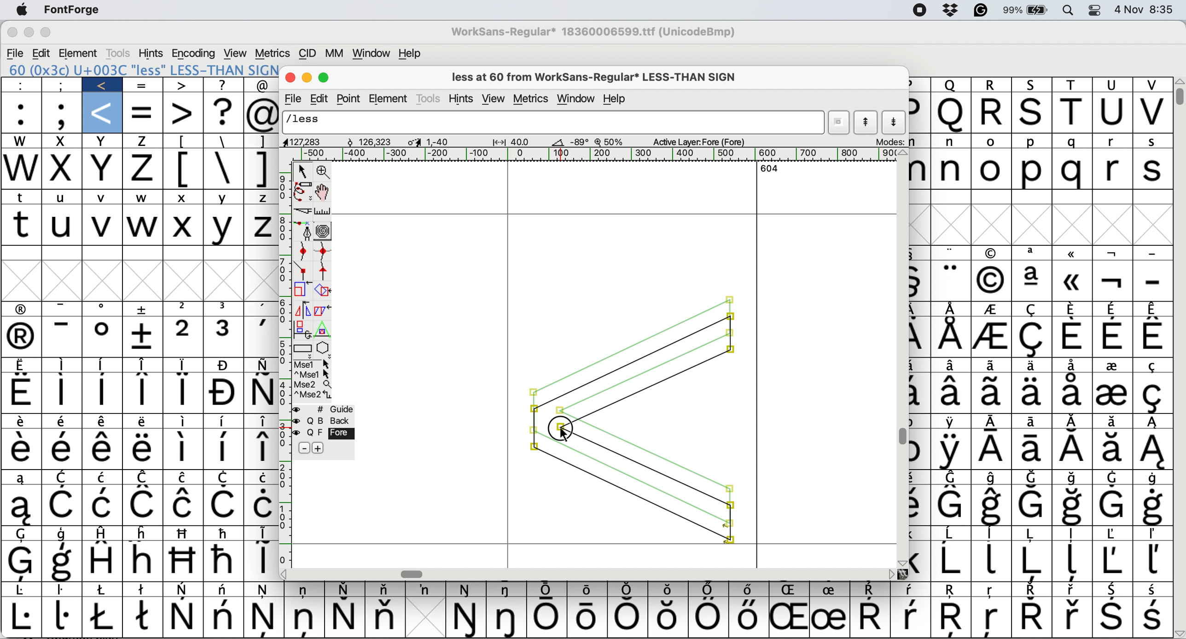  I want to click on Symbol, so click(65, 533).